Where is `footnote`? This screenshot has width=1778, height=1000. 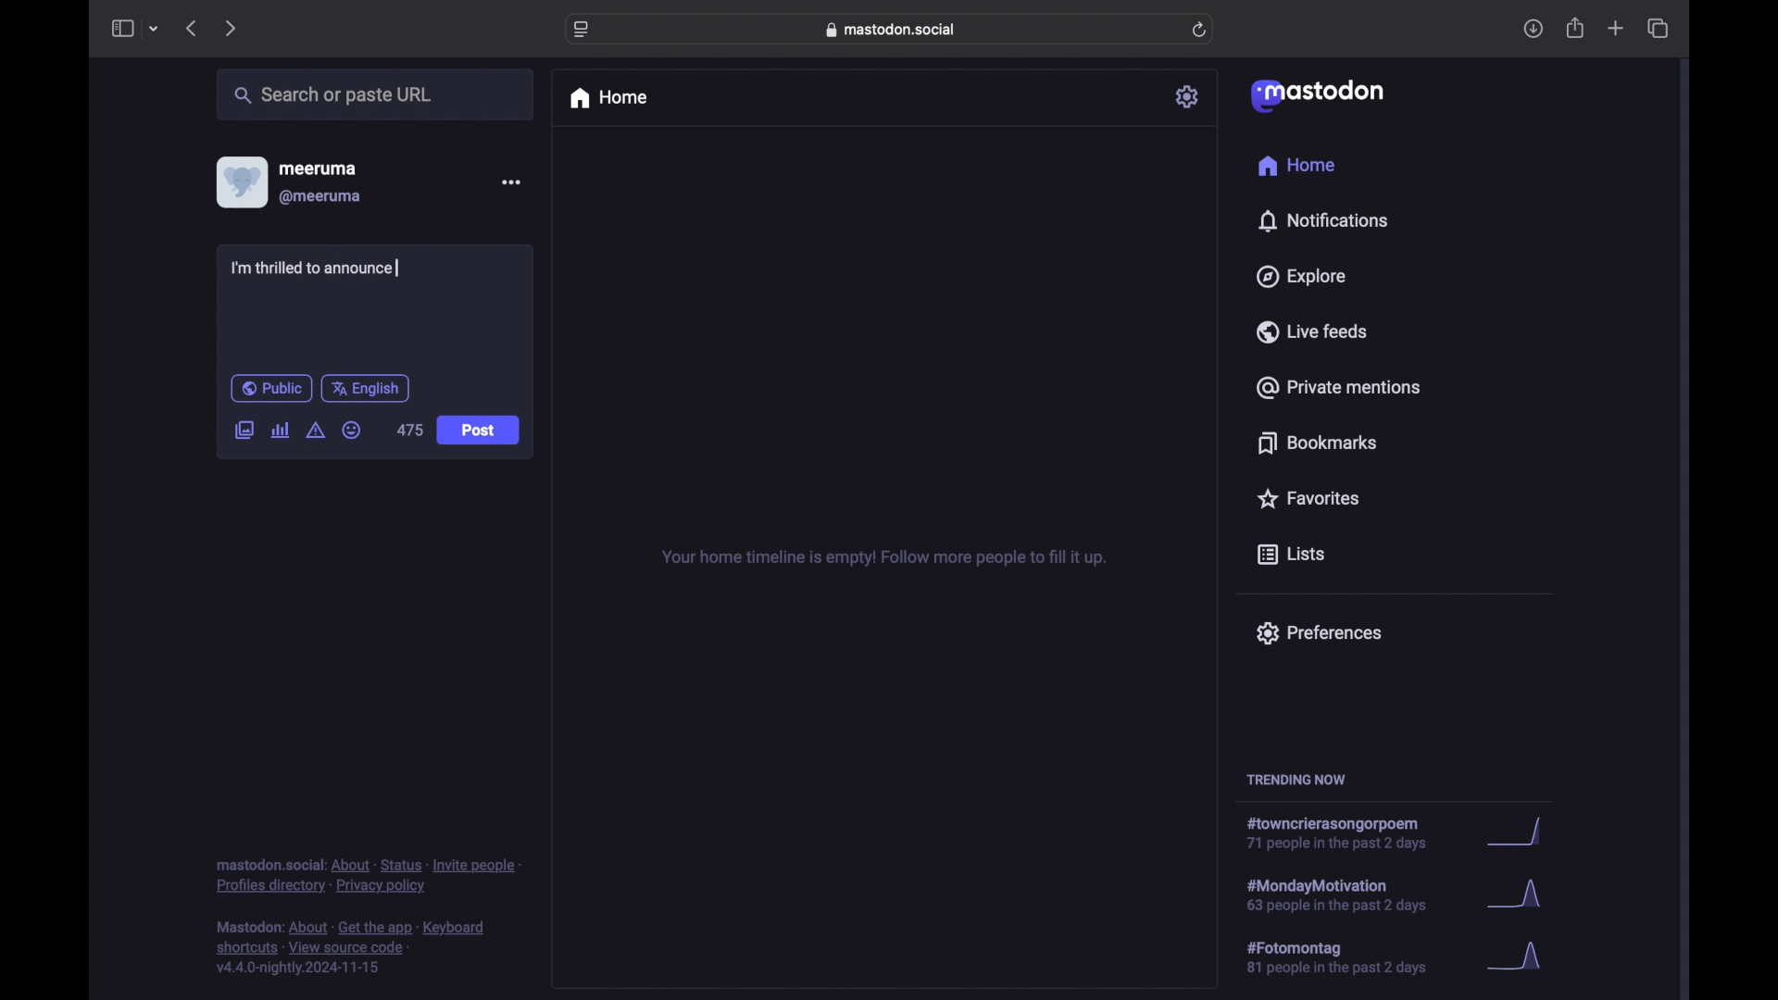
footnote is located at coordinates (368, 877).